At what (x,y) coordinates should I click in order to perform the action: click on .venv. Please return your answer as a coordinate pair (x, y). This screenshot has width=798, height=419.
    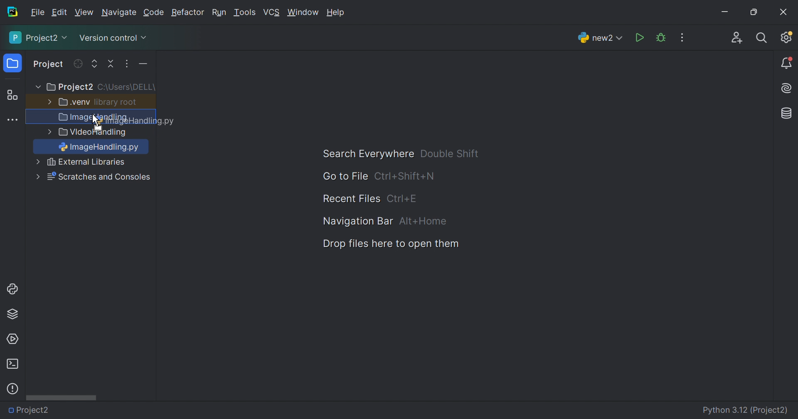
    Looking at the image, I should click on (74, 102).